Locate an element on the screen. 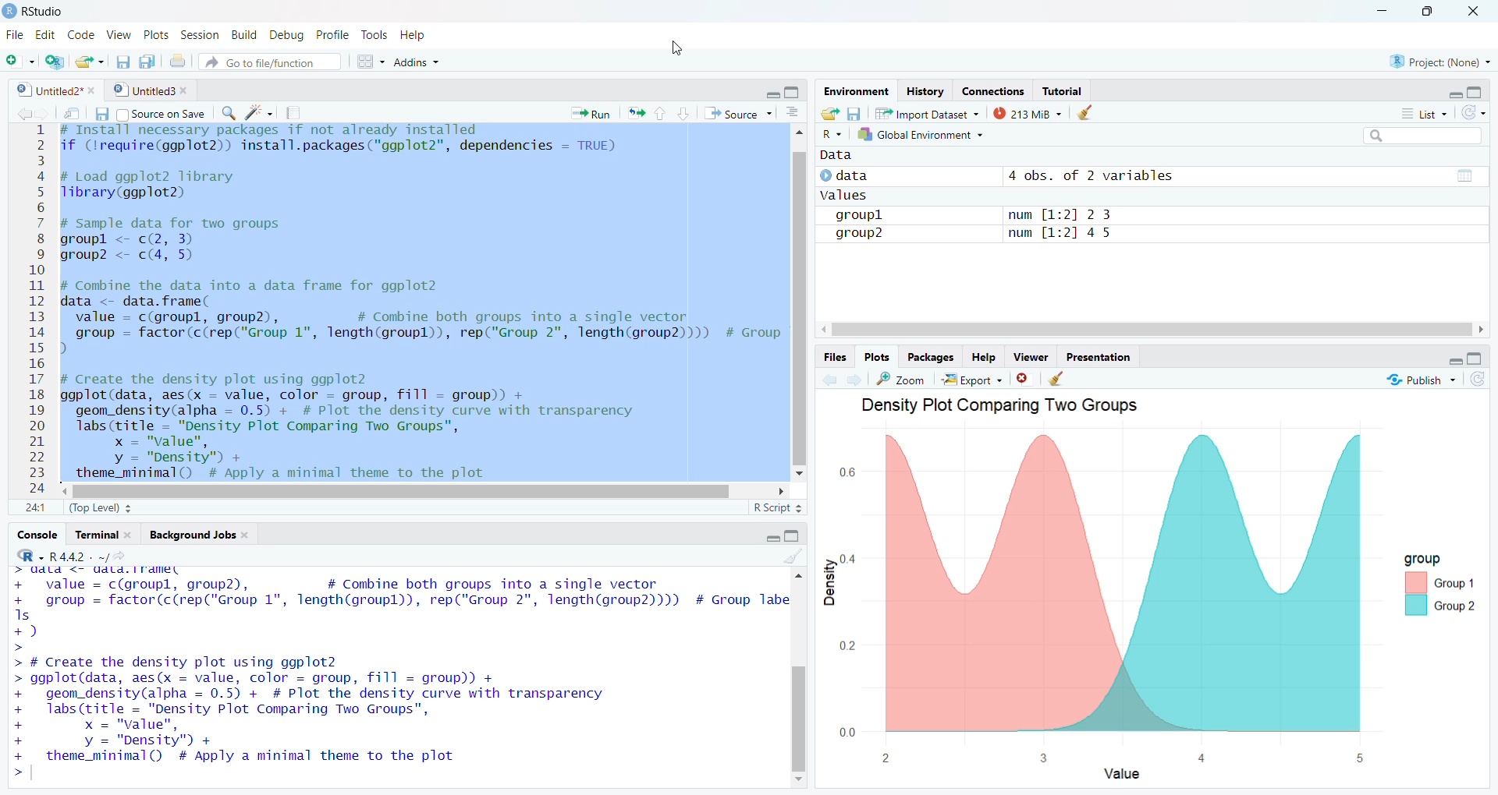  list is located at coordinates (1415, 114).